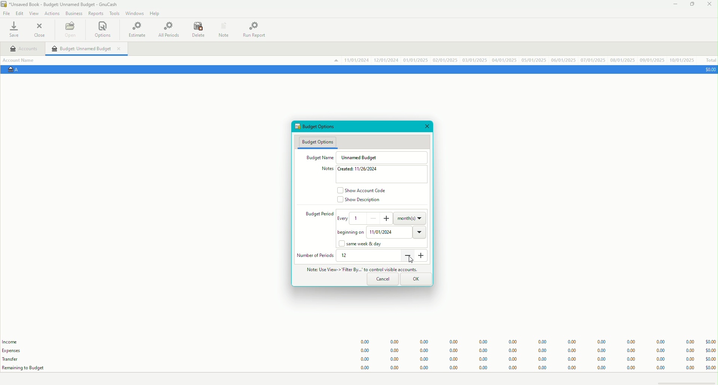 Image resolution: width=718 pixels, height=385 pixels. Describe the element at coordinates (40, 30) in the screenshot. I see `Close` at that location.